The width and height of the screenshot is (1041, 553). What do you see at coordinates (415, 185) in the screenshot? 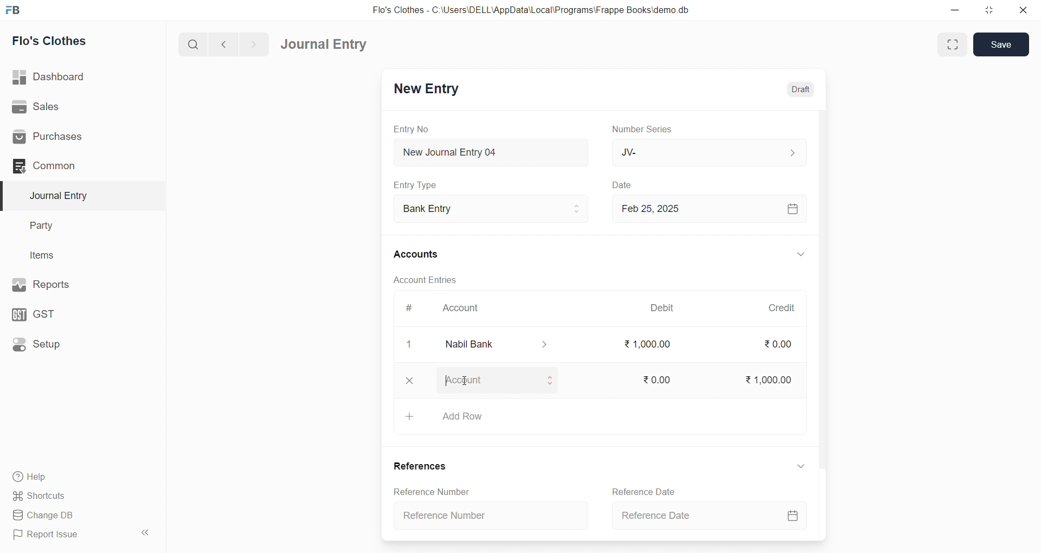
I see `Entry Type` at bounding box center [415, 185].